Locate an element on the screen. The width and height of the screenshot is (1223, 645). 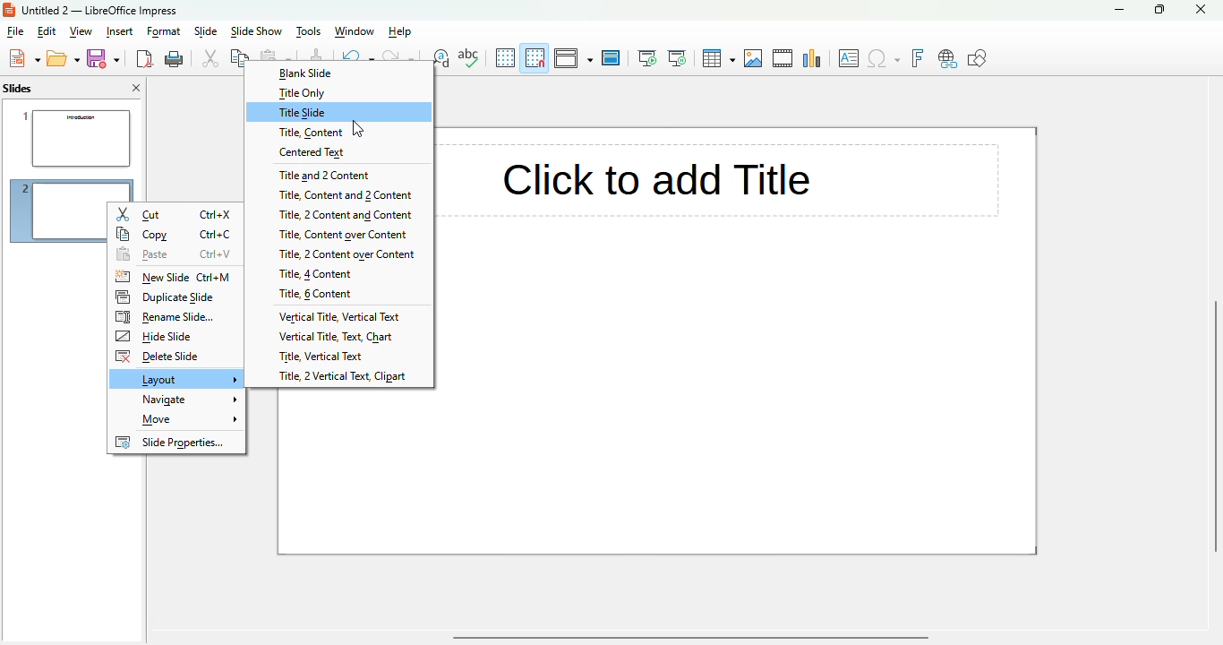
title, 2 vertical text, clipart is located at coordinates (340, 377).